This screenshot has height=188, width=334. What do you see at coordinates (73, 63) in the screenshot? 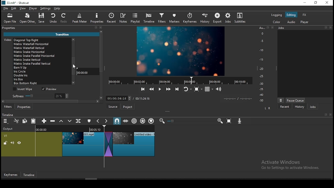
I see `scroll bar` at bounding box center [73, 63].